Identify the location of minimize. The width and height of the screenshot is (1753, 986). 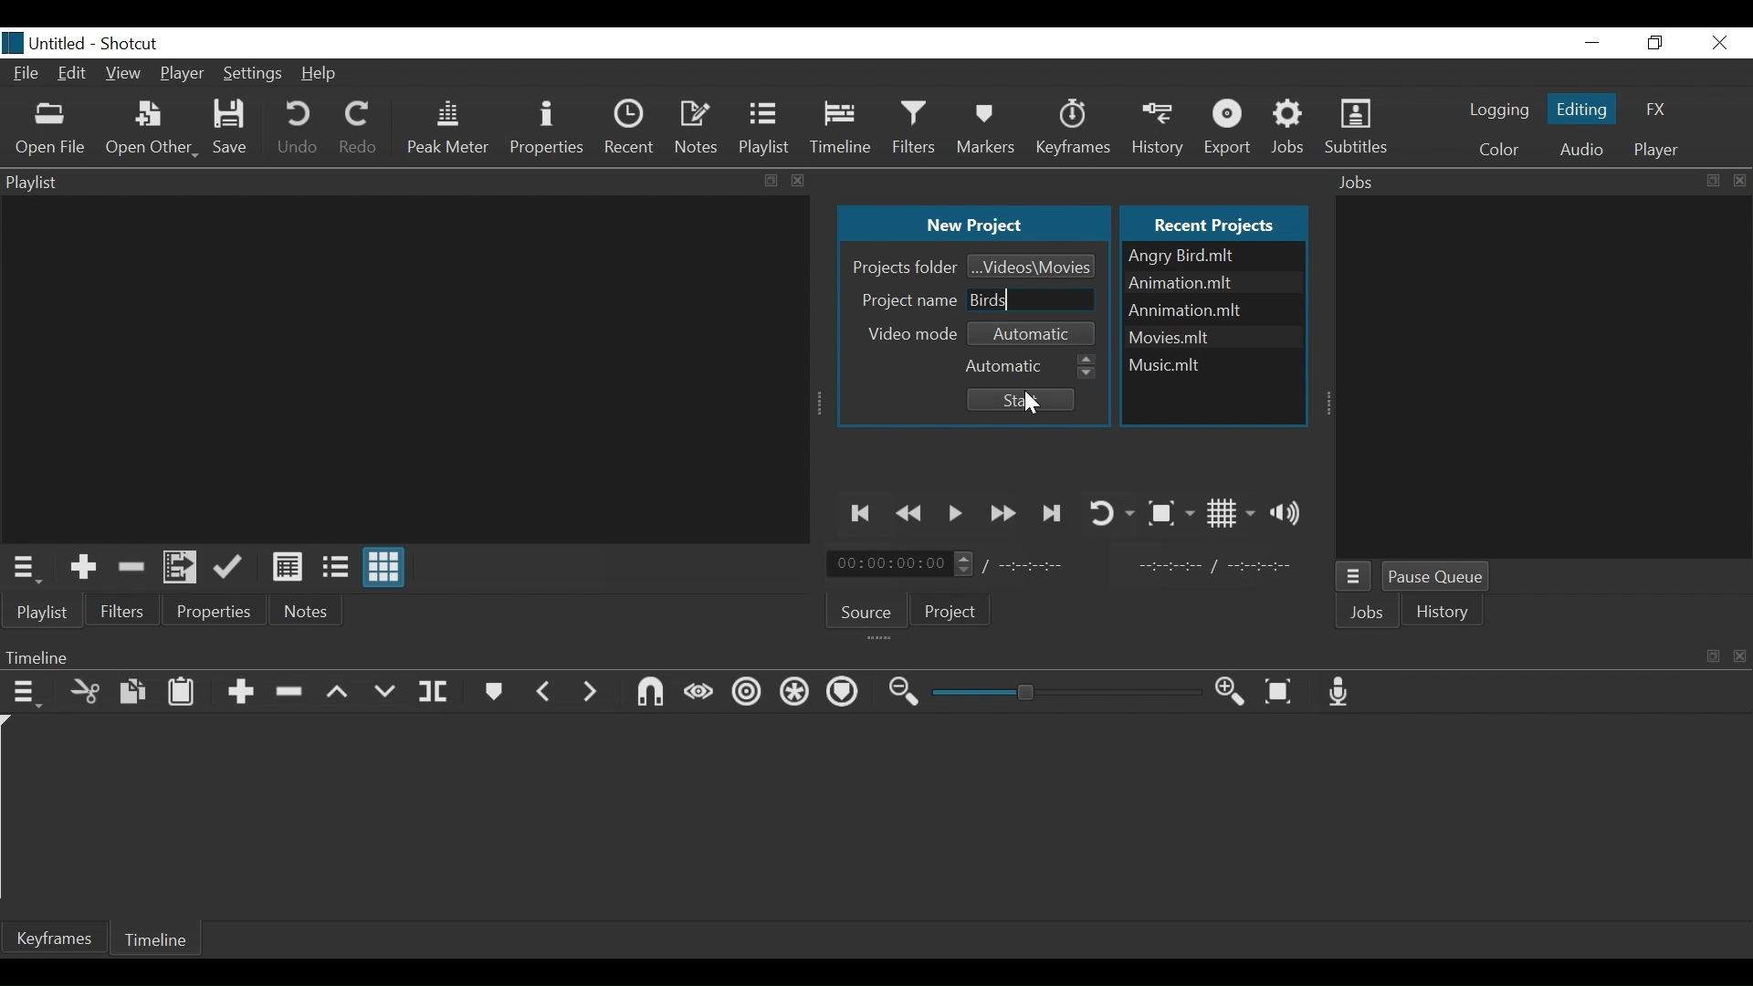
(1593, 42).